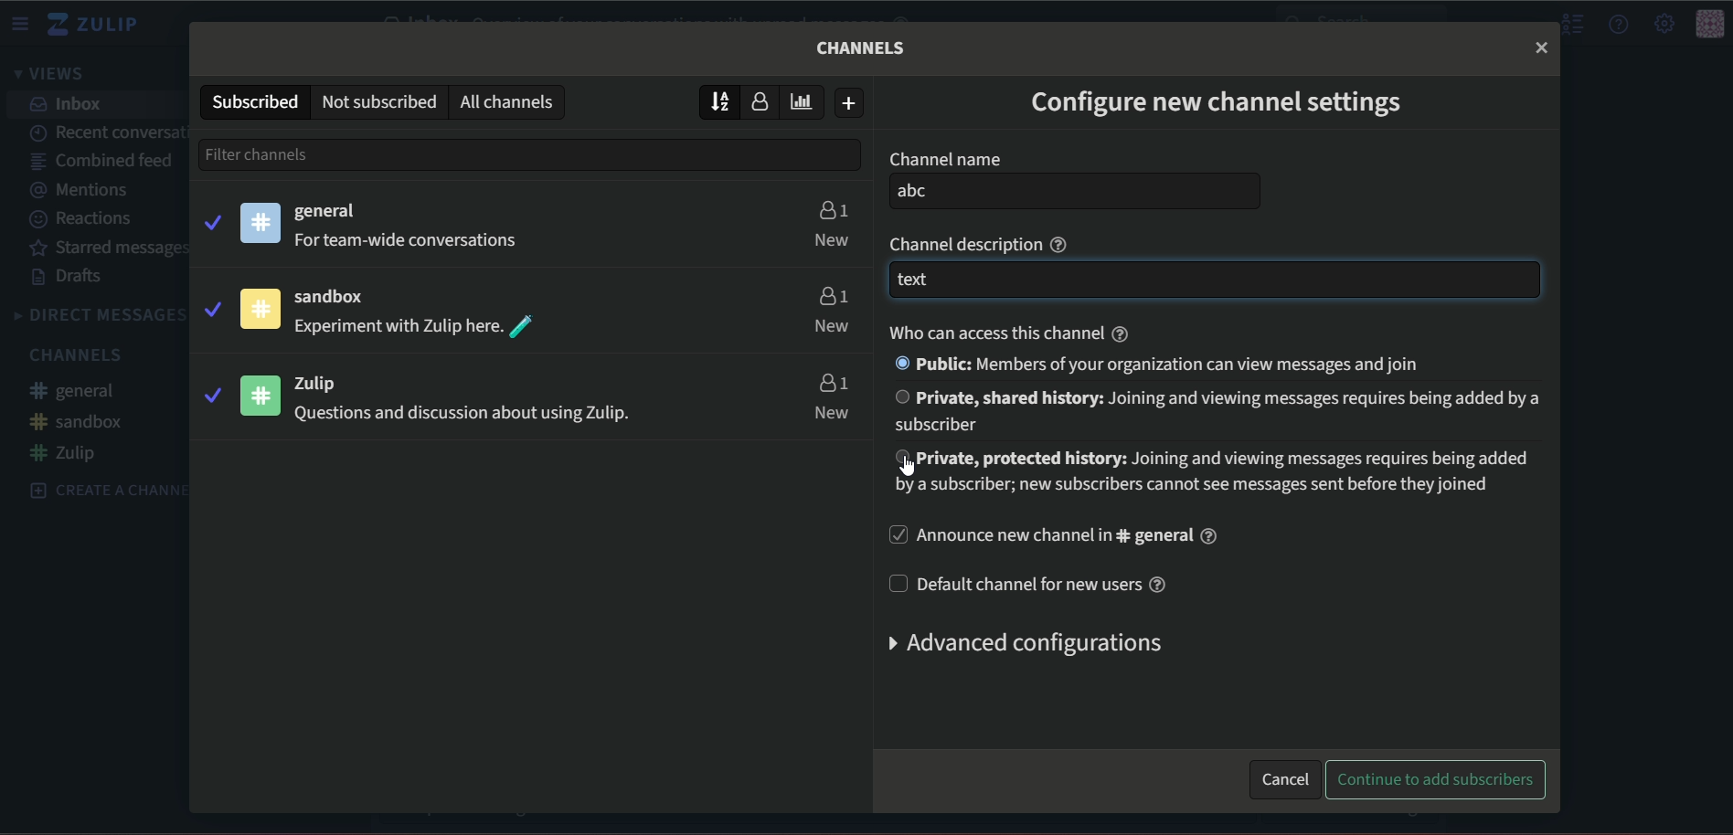  I want to click on add, so click(851, 103).